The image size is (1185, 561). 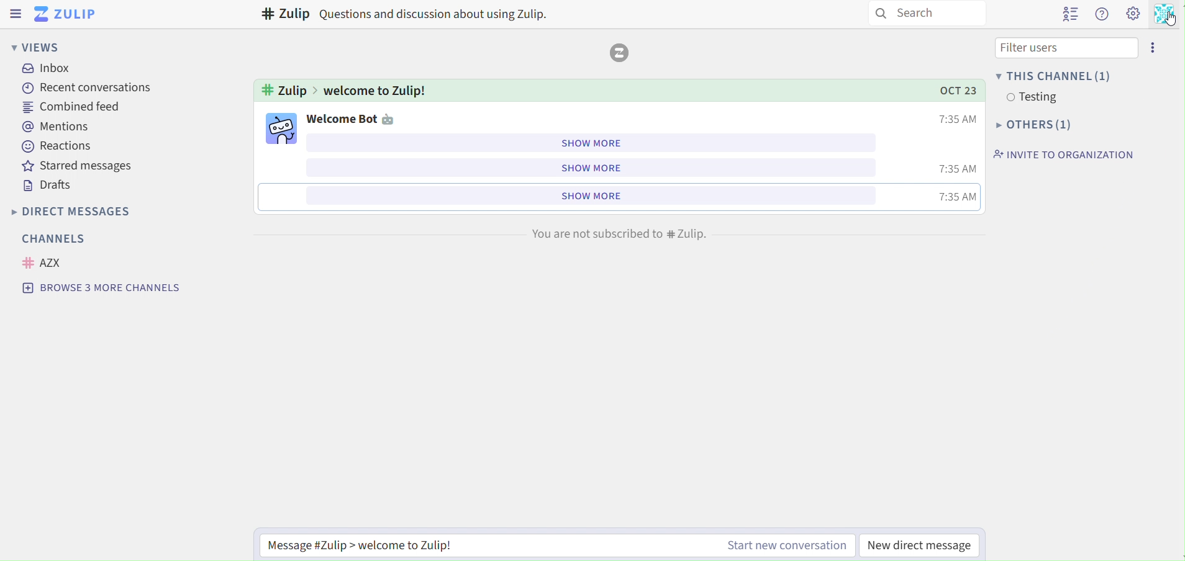 I want to click on menu, so click(x=1156, y=47).